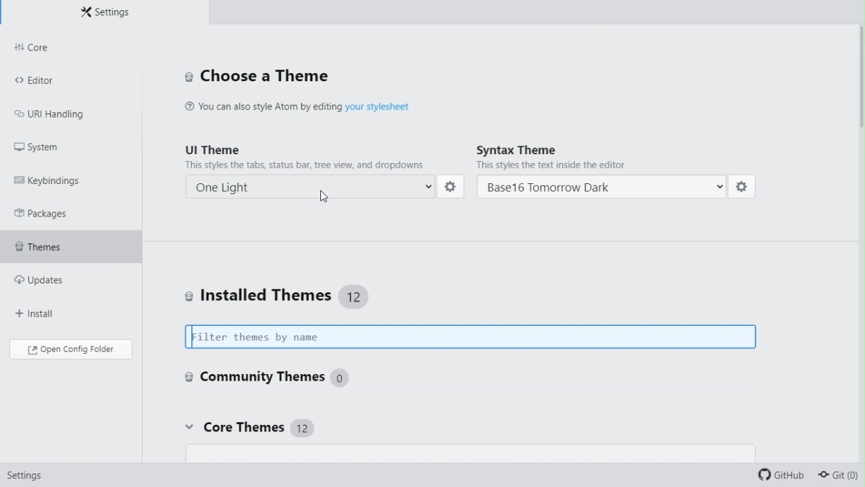  Describe the element at coordinates (71, 243) in the screenshot. I see `Themes` at that location.